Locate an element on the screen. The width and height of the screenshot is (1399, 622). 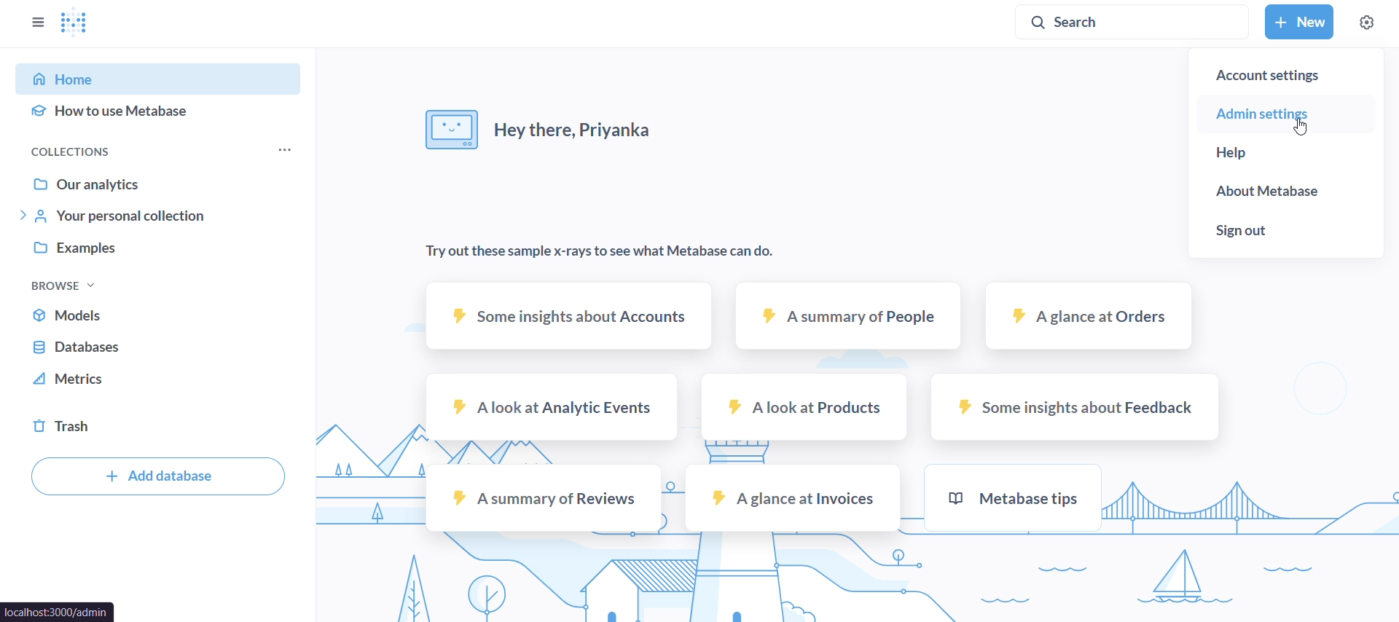
more is located at coordinates (283, 148).